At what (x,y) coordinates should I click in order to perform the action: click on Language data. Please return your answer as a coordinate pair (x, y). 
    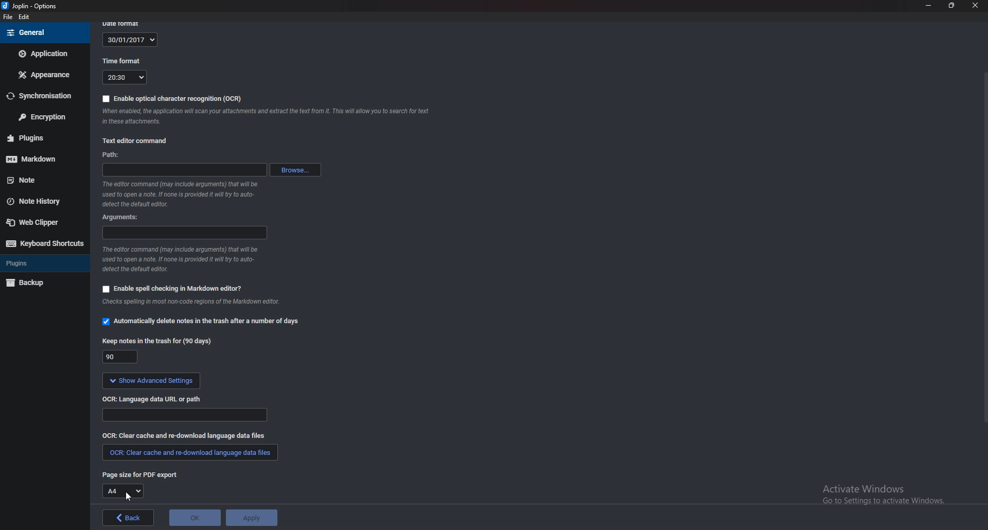
    Looking at the image, I should click on (183, 415).